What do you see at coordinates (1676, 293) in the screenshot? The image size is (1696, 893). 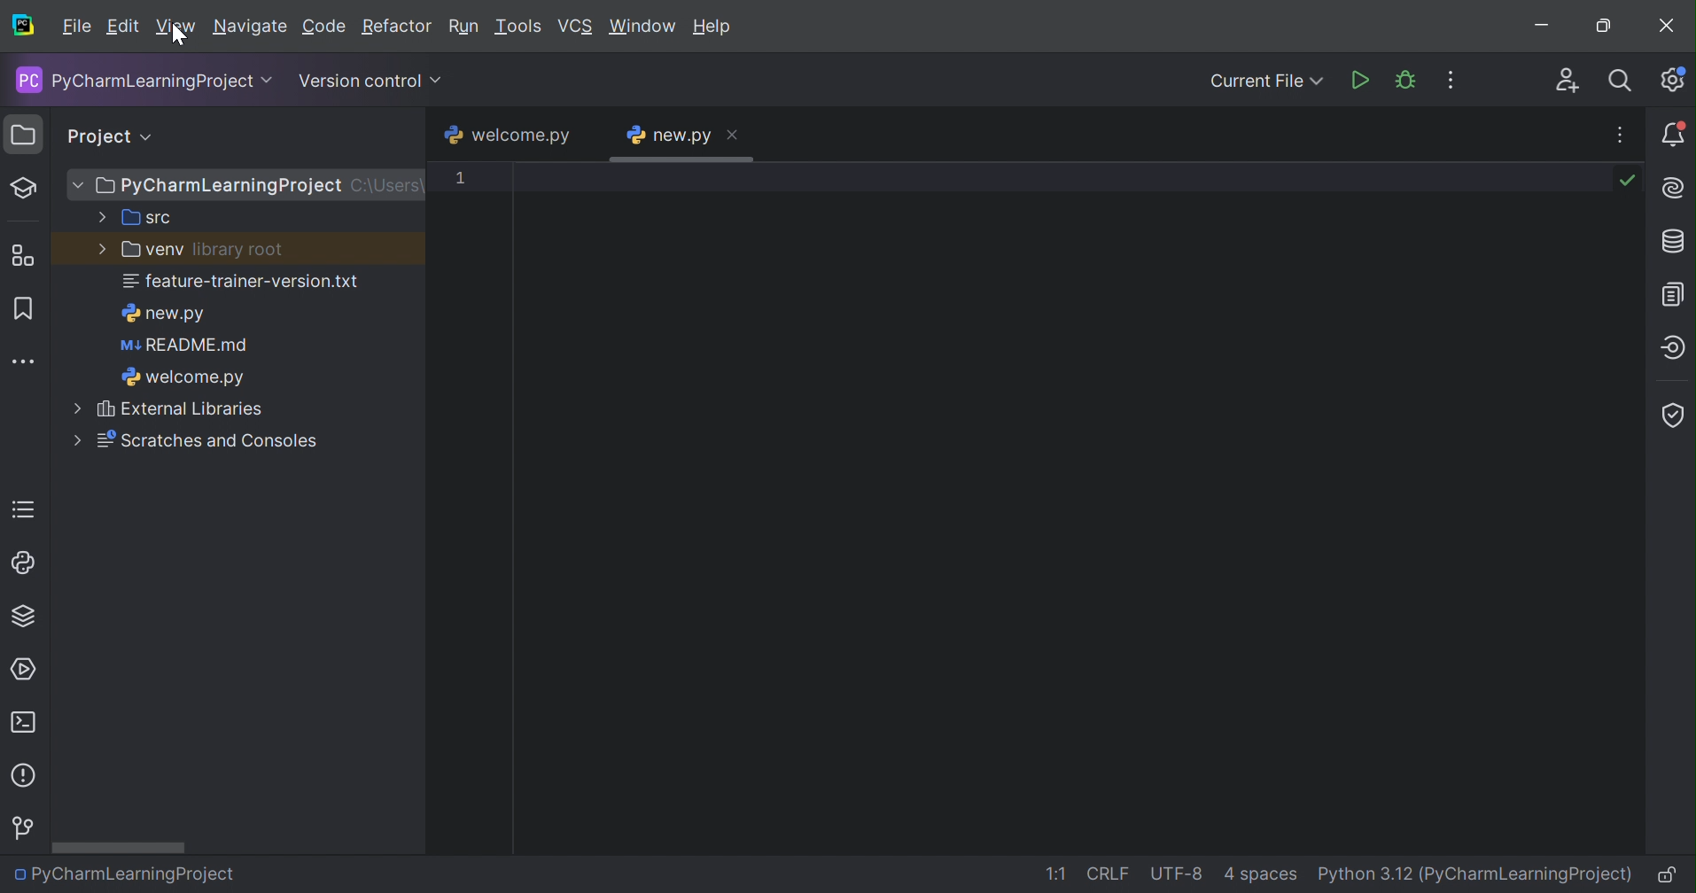 I see `Documentation` at bounding box center [1676, 293].